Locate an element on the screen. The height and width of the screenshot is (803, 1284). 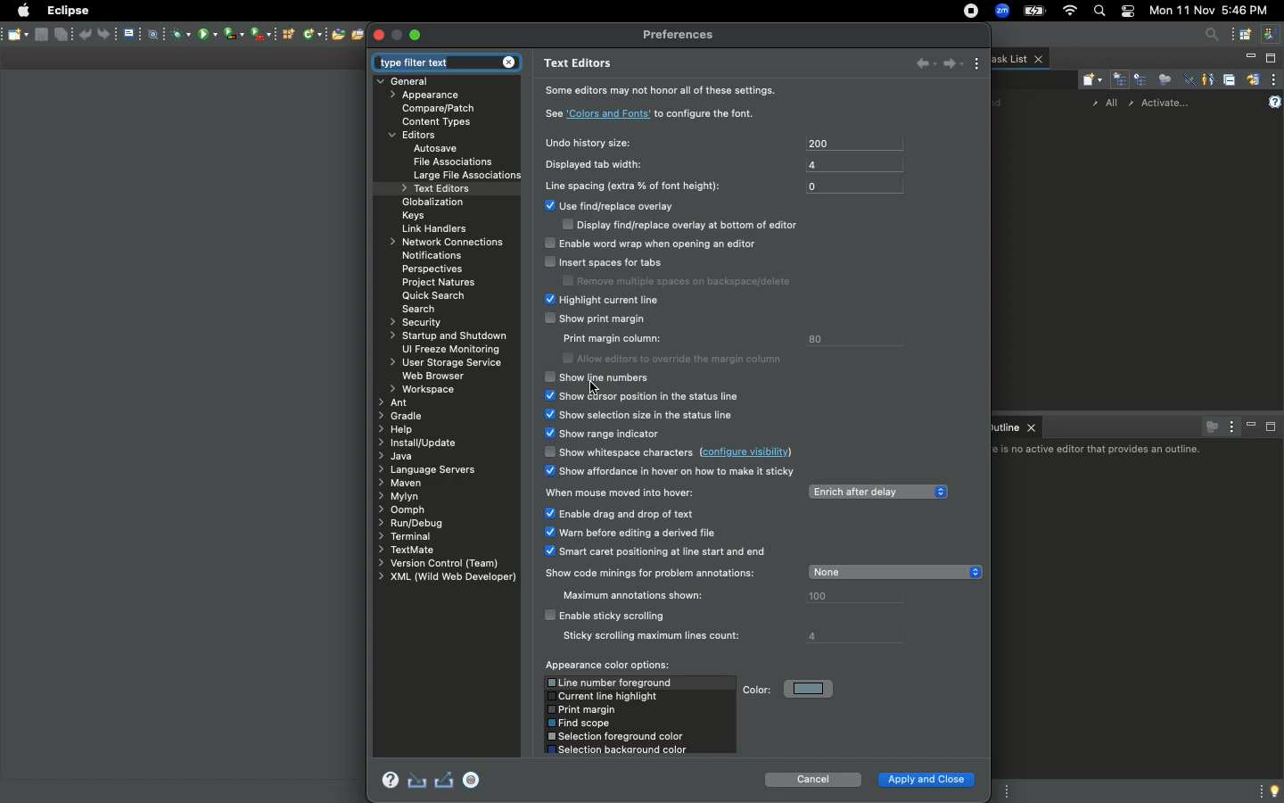
Gradle is located at coordinates (402, 415).